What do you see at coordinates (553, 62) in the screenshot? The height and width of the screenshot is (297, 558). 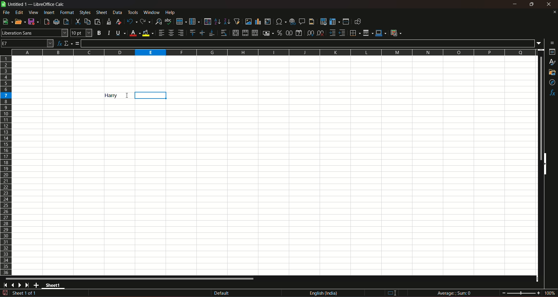 I see `styles` at bounding box center [553, 62].